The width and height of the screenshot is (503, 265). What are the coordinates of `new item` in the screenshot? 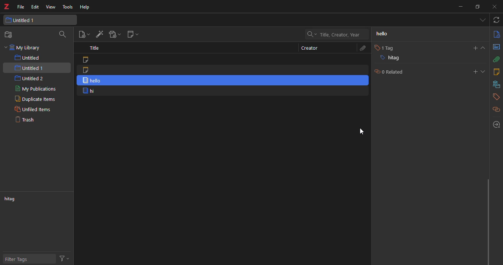 It's located at (84, 34).